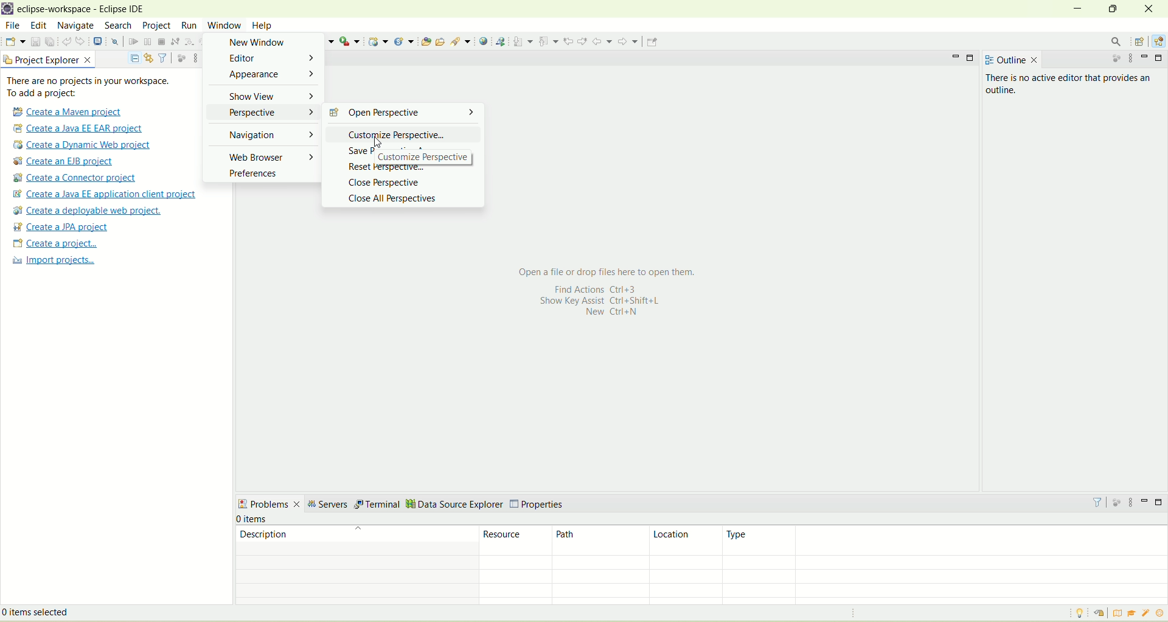 This screenshot has width=1168, height=622. What do you see at coordinates (1118, 503) in the screenshot?
I see `focus on active task` at bounding box center [1118, 503].